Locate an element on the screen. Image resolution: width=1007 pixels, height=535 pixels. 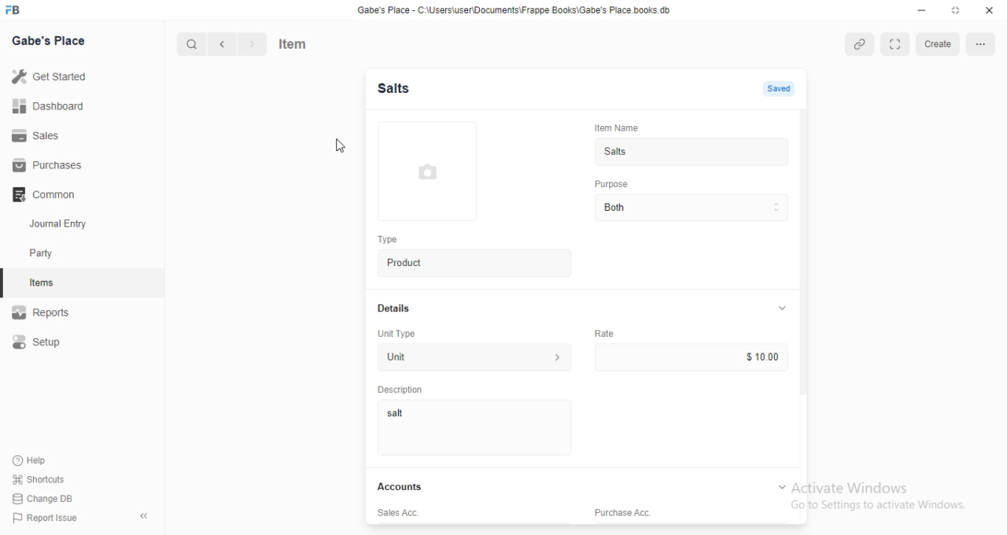
Dashboard is located at coordinates (51, 106).